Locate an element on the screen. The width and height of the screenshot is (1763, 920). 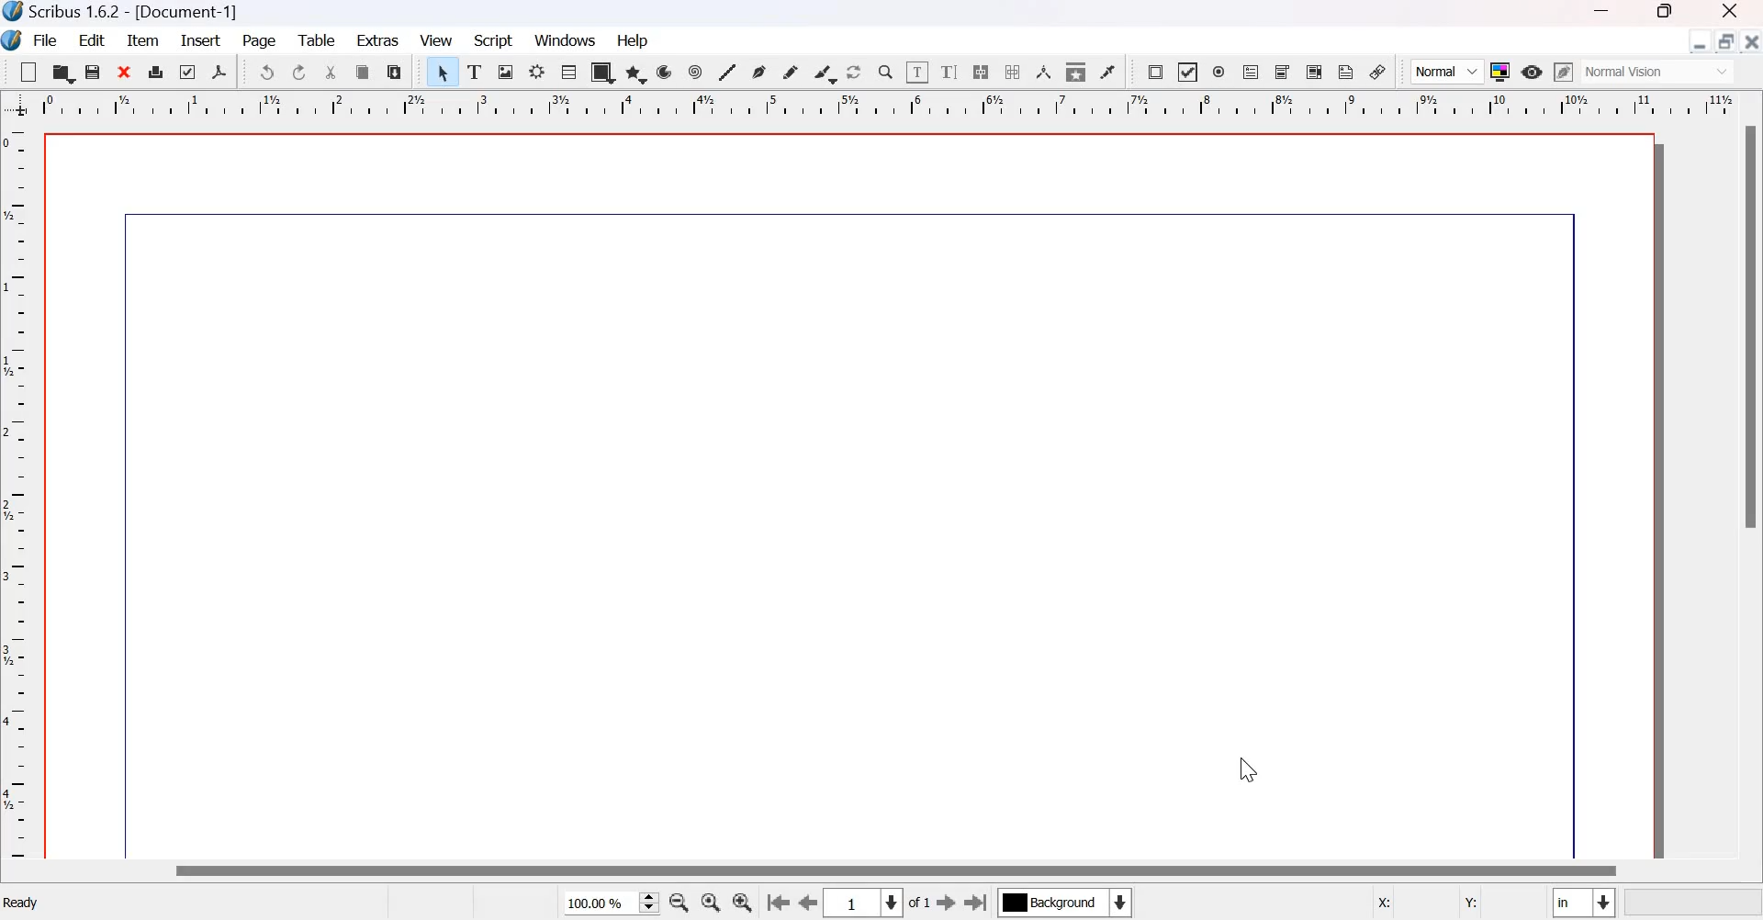
File is located at coordinates (45, 40).